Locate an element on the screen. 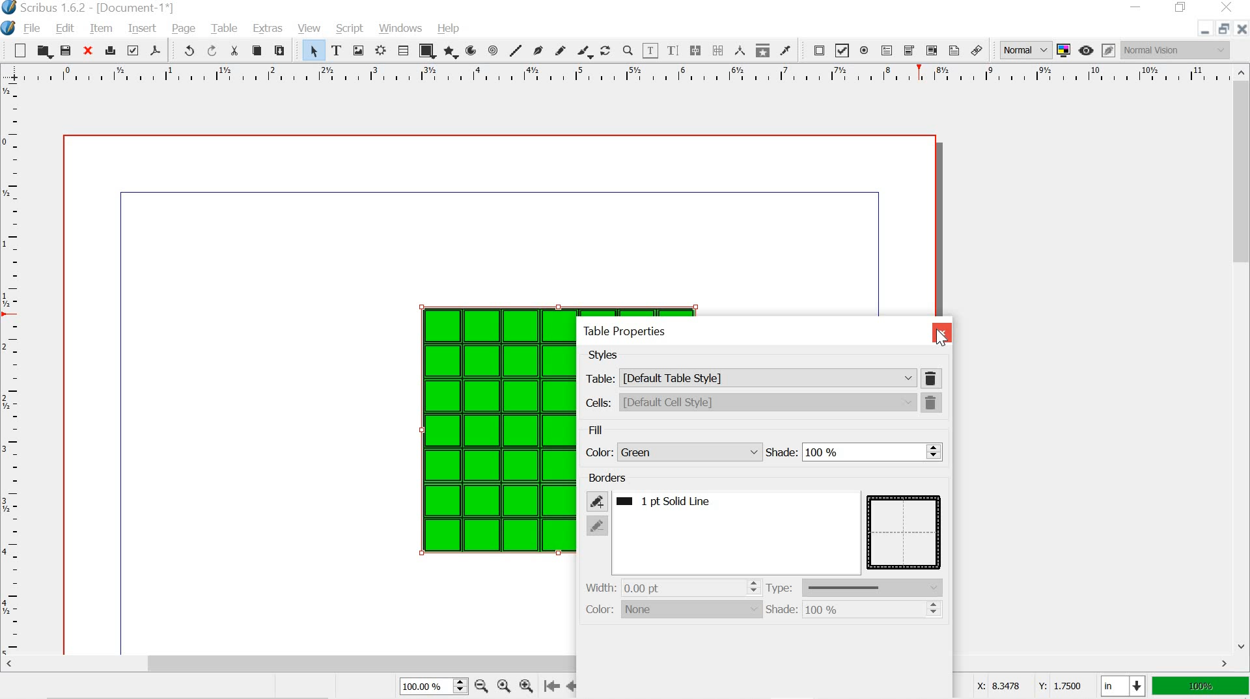 Image resolution: width=1250 pixels, height=699 pixels. colse is located at coordinates (942, 331).